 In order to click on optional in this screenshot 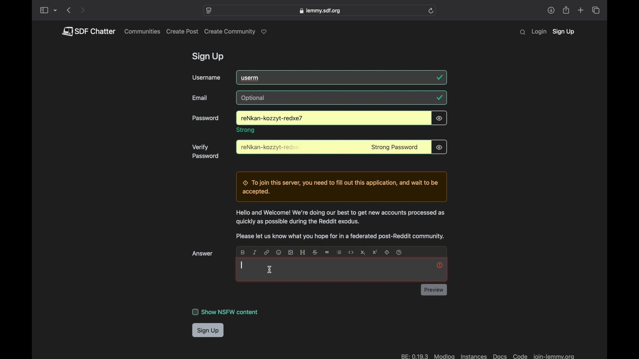, I will do `click(254, 98)`.